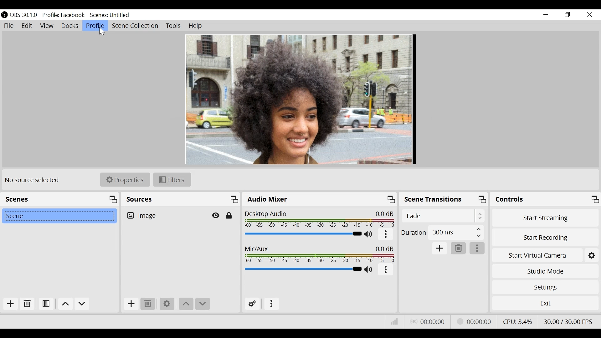 The height and width of the screenshot is (338, 601). I want to click on Sources Panel, so click(181, 199).